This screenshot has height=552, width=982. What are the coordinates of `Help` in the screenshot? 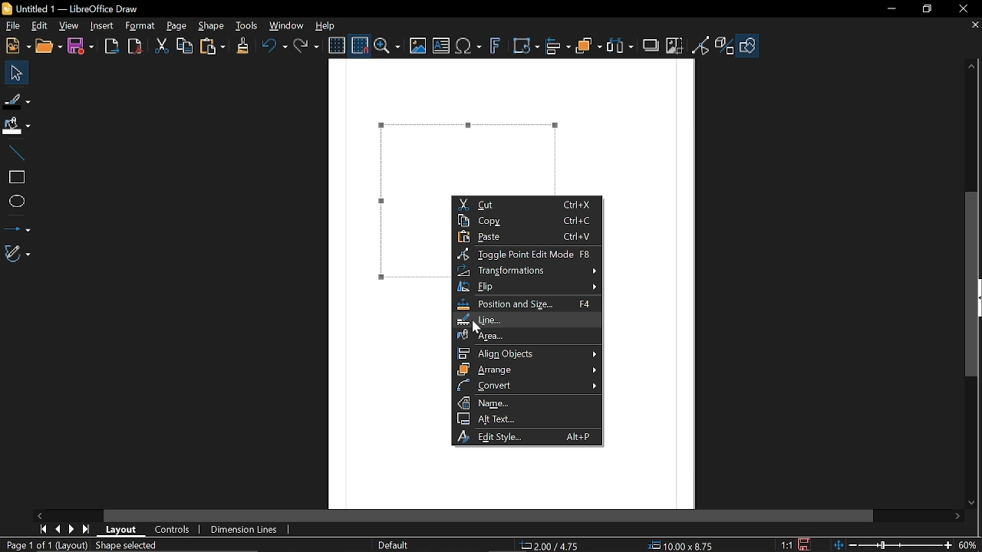 It's located at (326, 25).